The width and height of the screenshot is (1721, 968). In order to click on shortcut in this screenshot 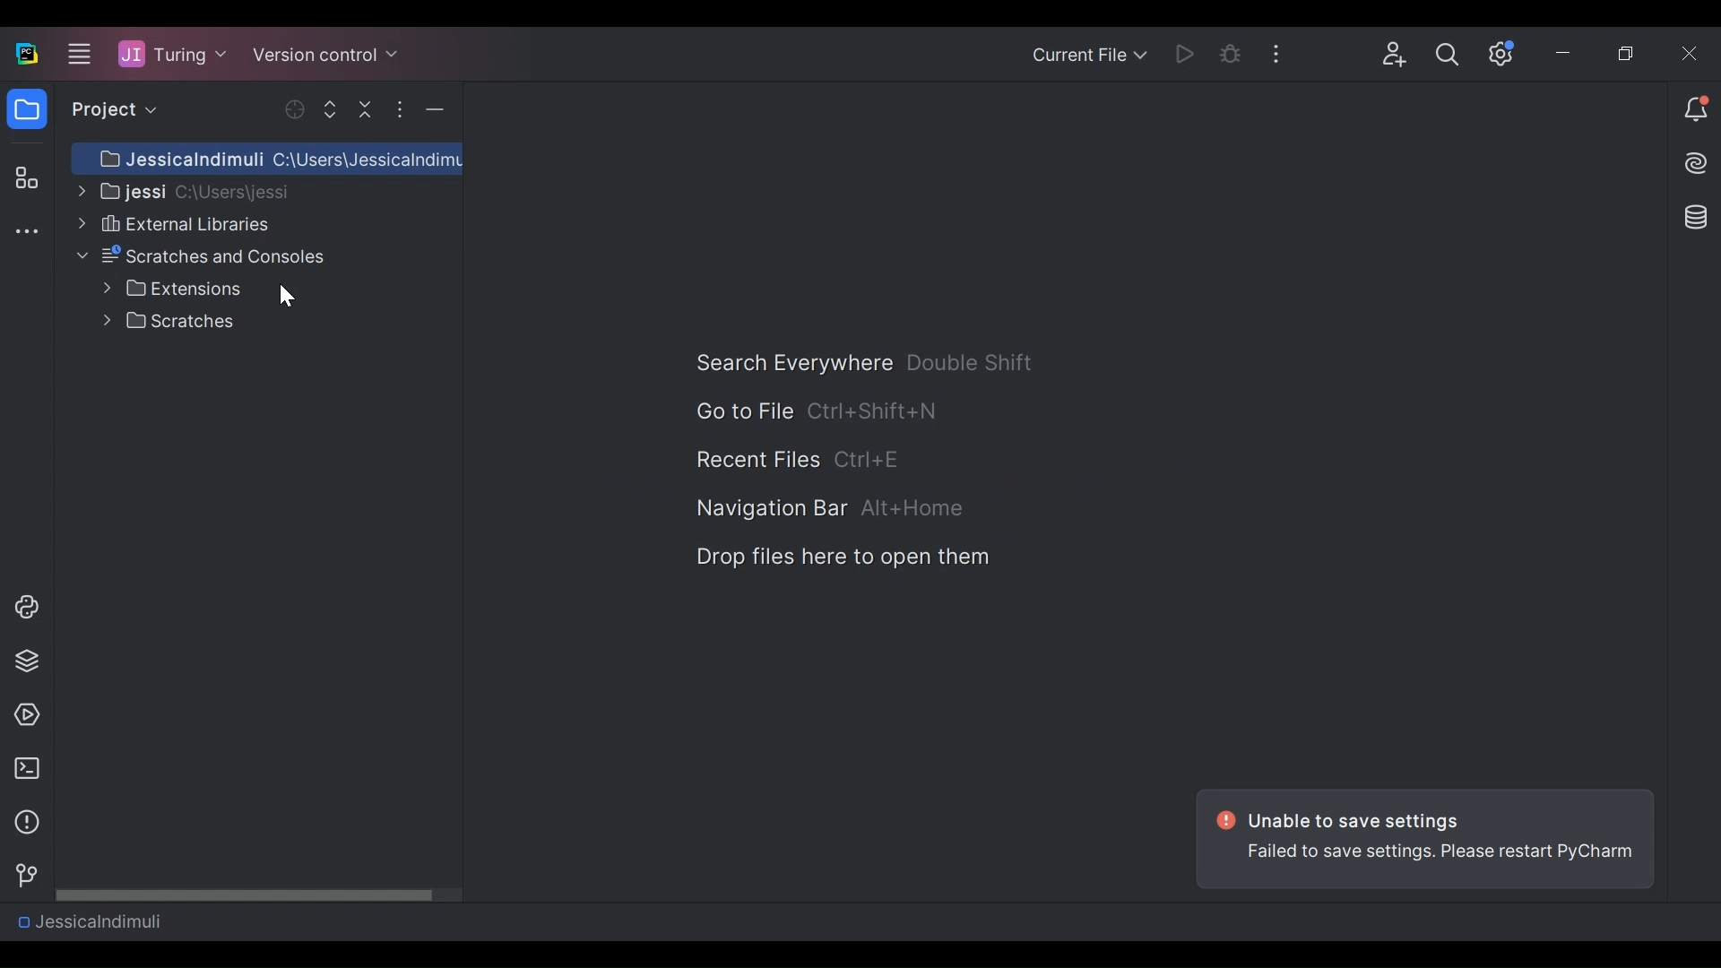, I will do `click(874, 410)`.